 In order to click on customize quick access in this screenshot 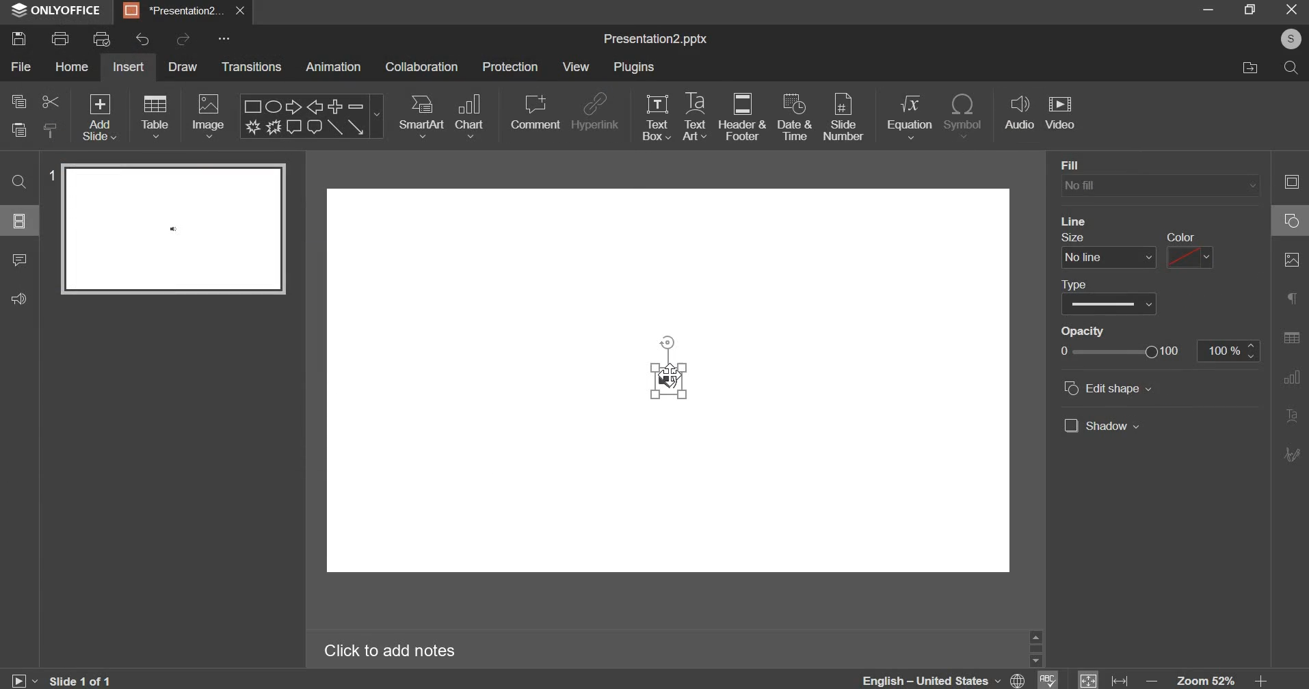, I will do `click(222, 38)`.